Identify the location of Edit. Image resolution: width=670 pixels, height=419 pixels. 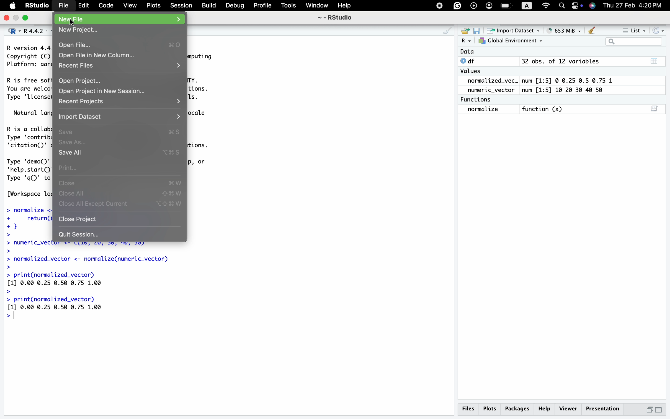
(84, 6).